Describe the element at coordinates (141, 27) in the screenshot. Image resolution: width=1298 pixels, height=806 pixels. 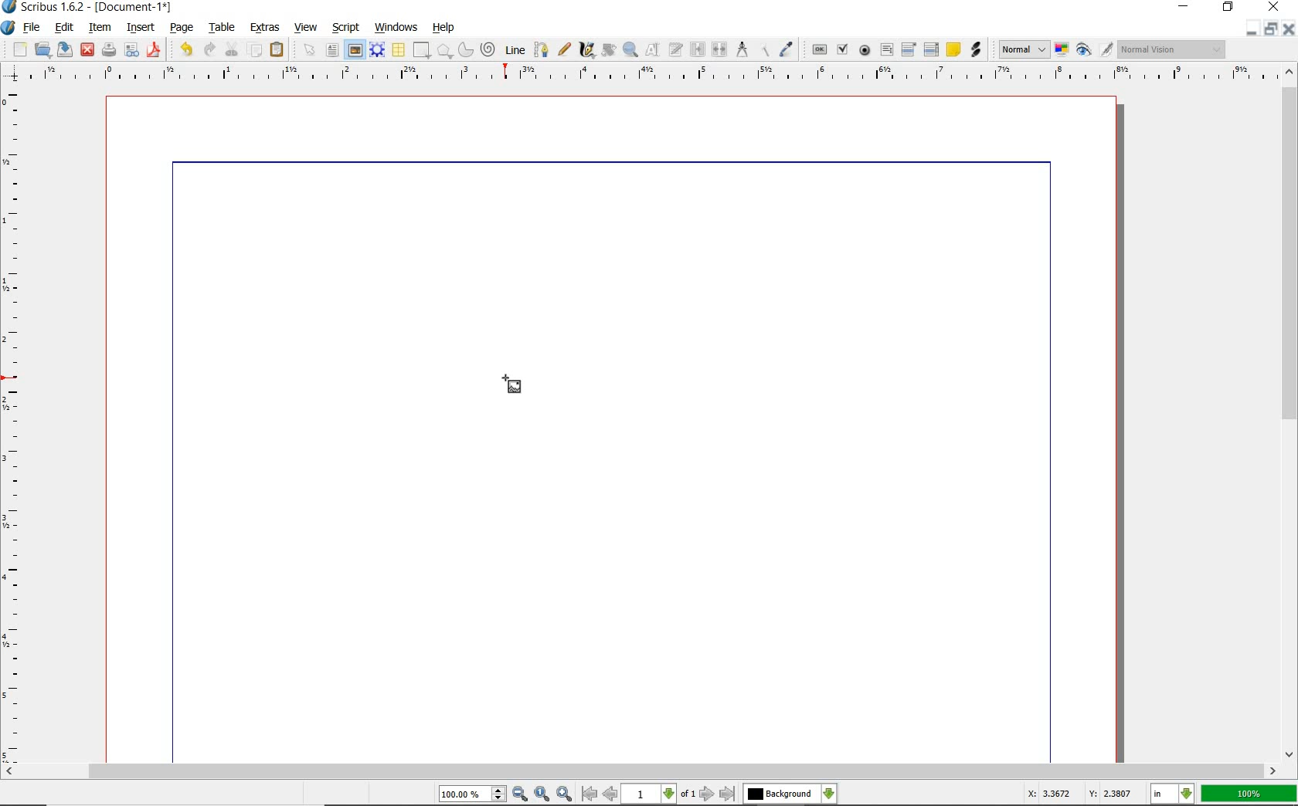
I see `insert` at that location.